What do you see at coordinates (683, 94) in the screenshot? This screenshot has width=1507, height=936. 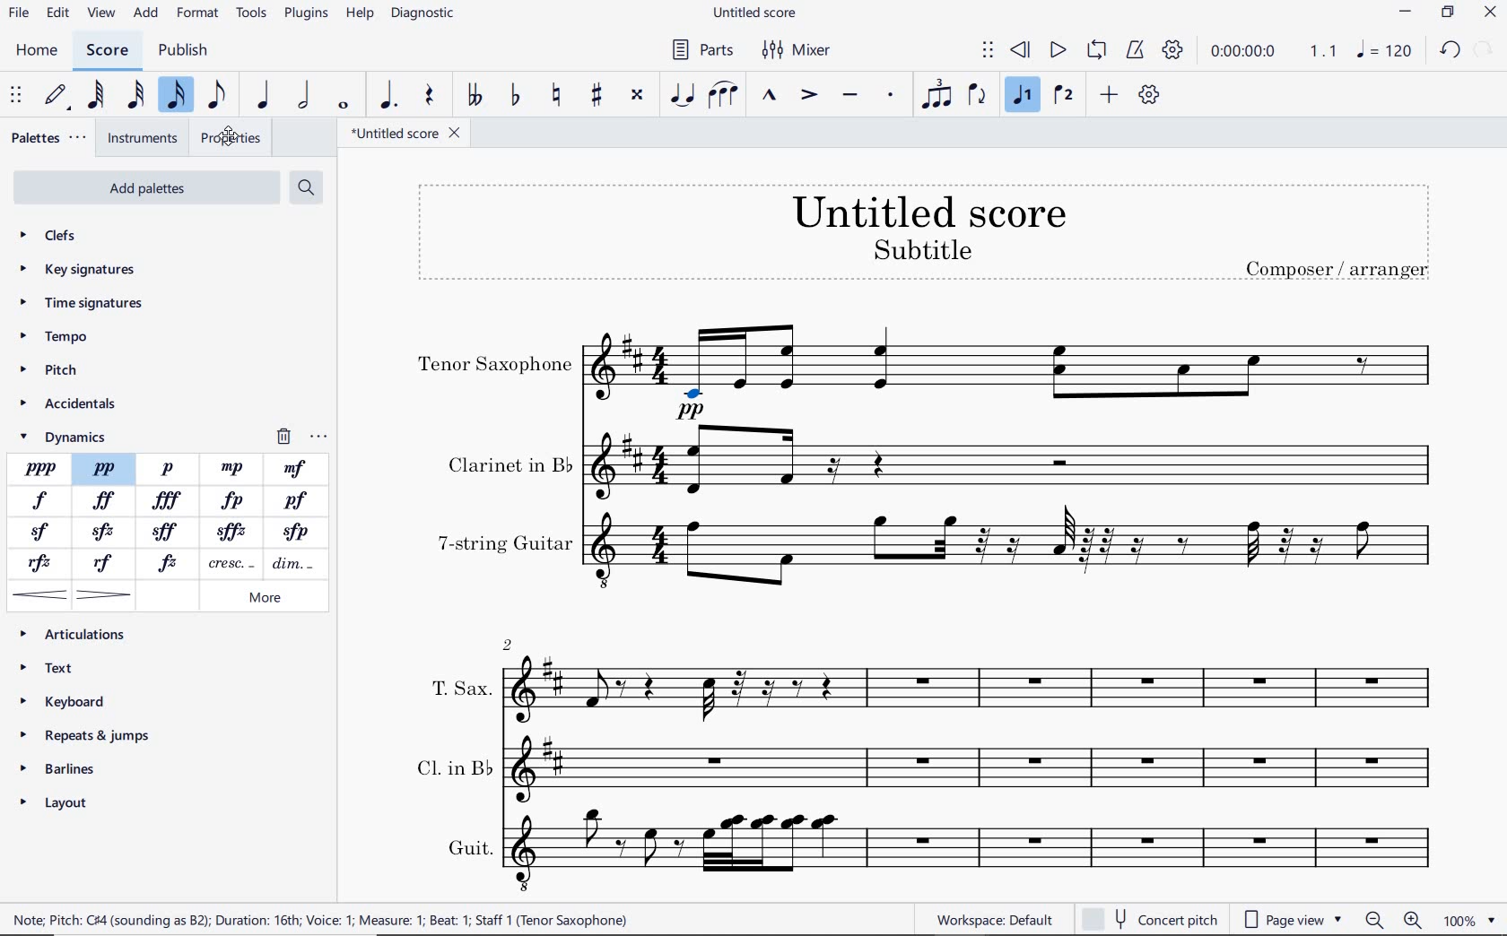 I see `TIE` at bounding box center [683, 94].